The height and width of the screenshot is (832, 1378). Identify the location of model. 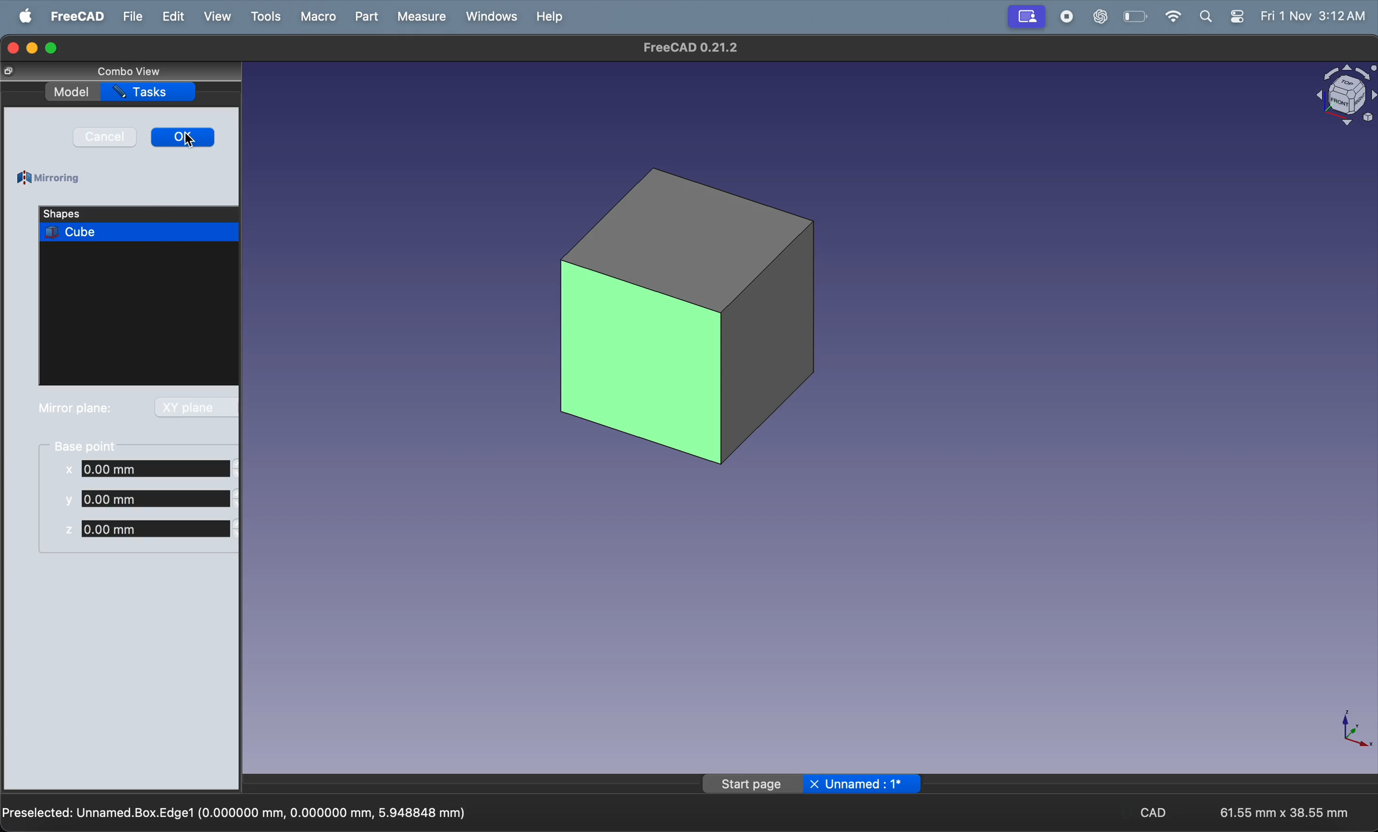
(71, 92).